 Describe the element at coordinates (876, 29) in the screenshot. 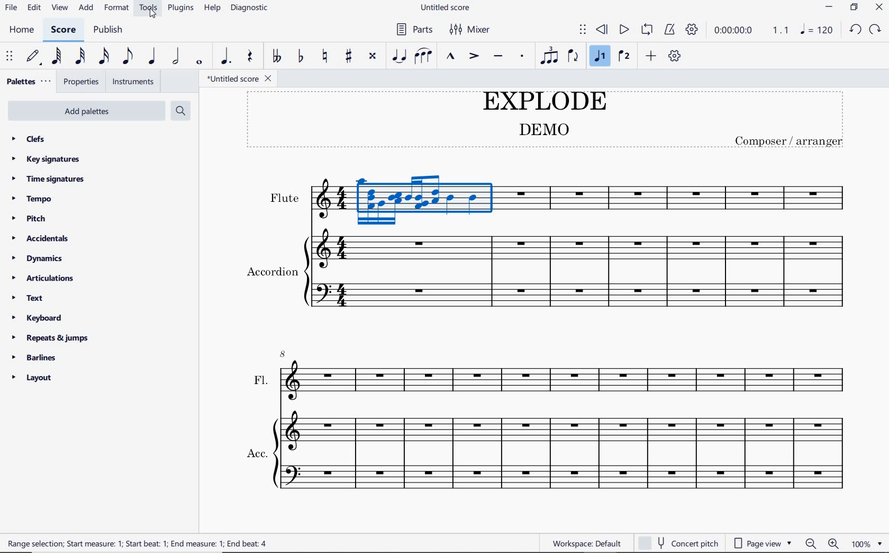

I see `undo` at that location.